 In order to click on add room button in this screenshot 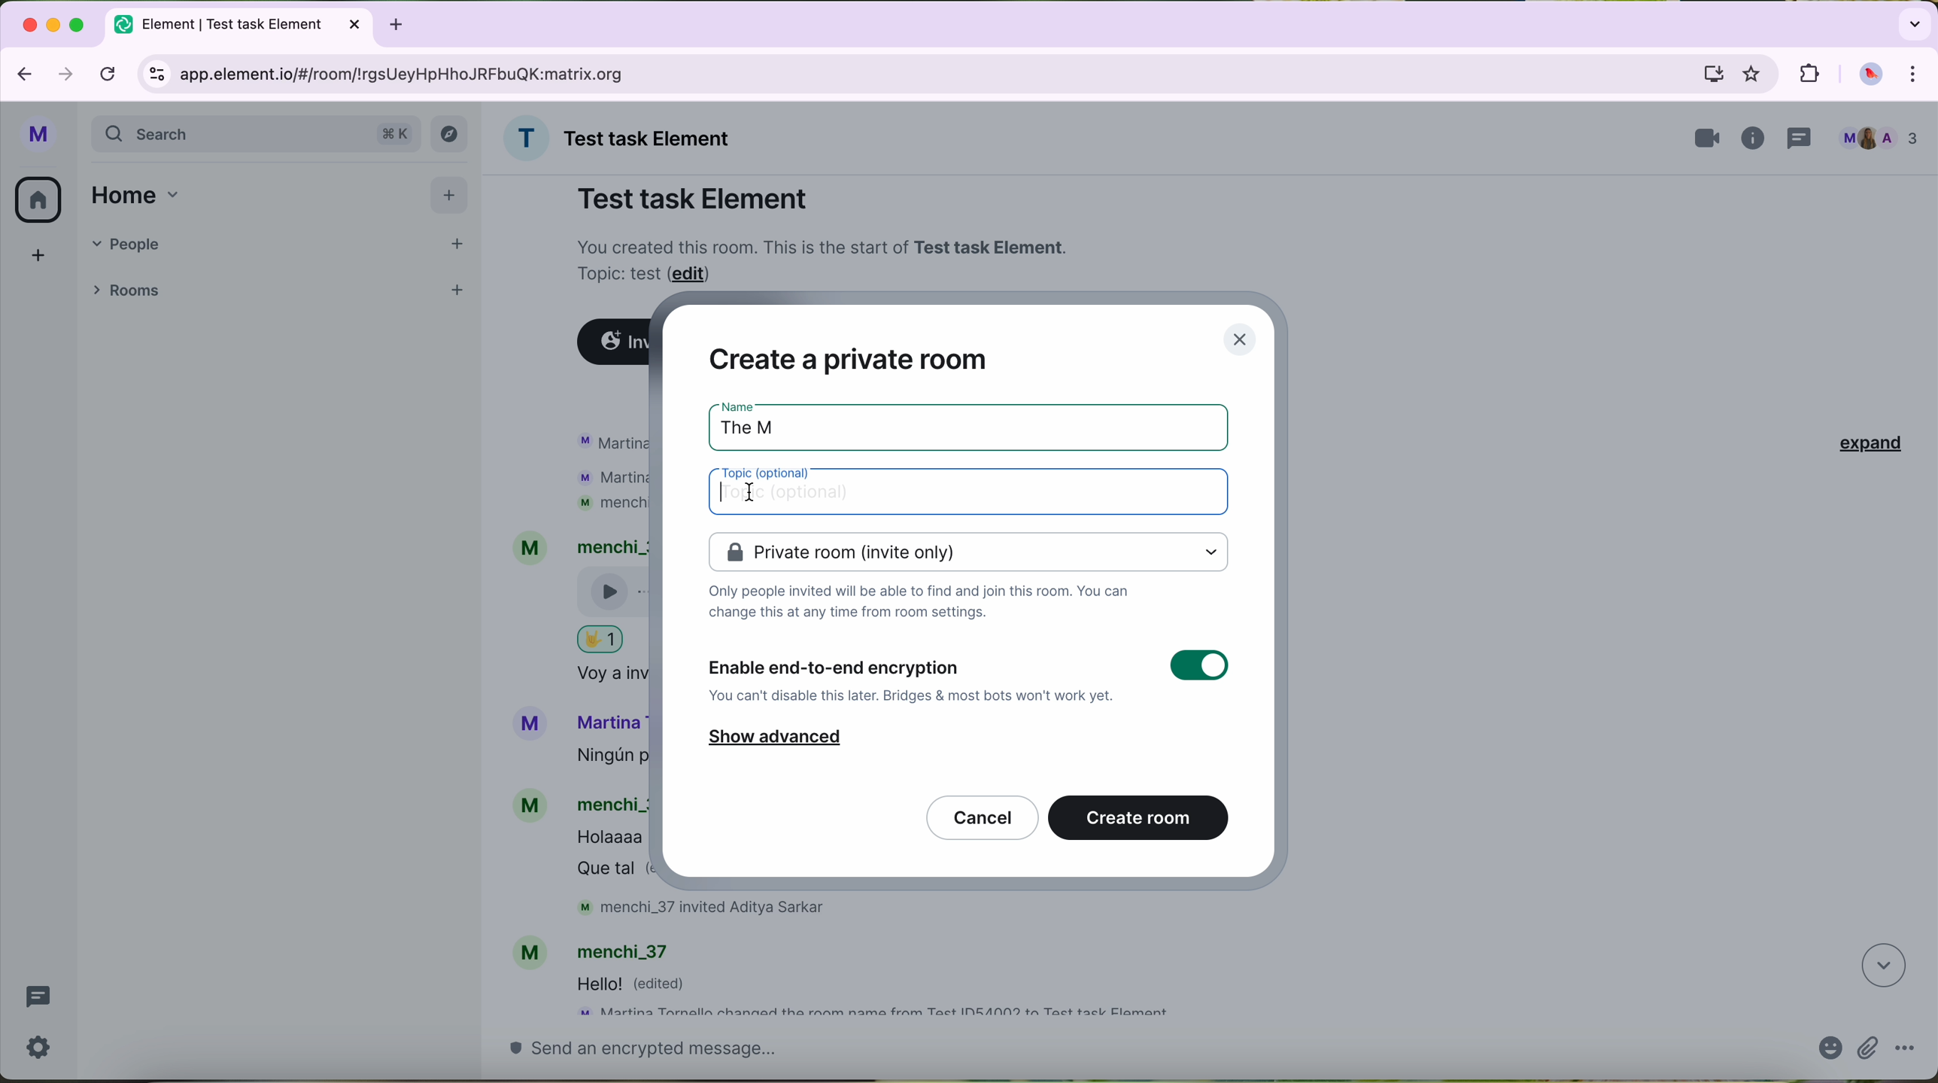, I will do `click(457, 287)`.